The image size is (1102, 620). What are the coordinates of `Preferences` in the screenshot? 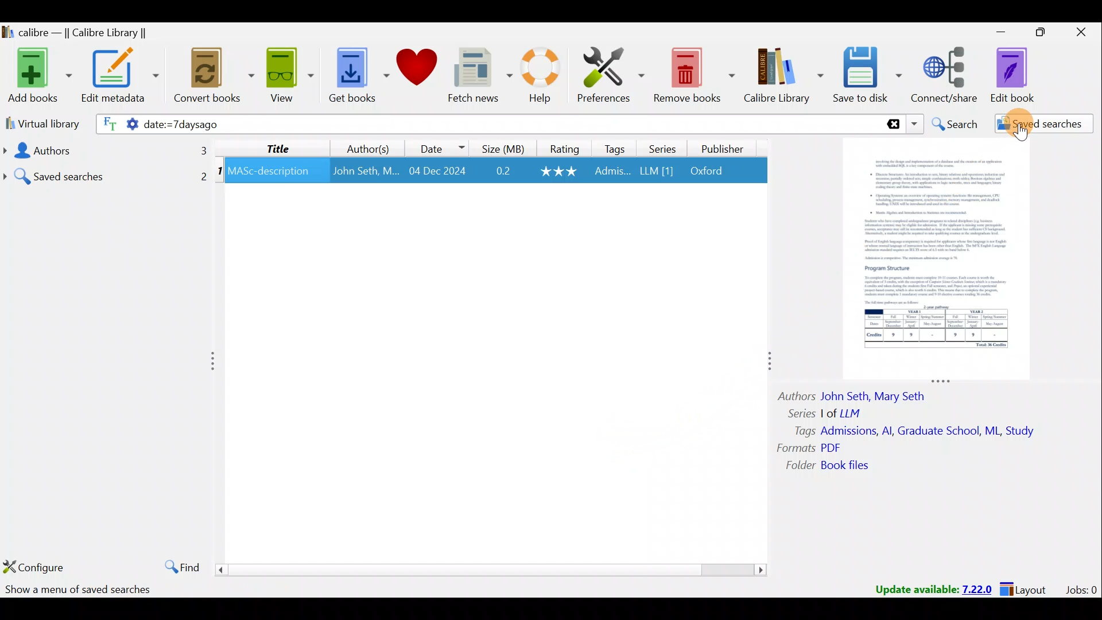 It's located at (612, 73).